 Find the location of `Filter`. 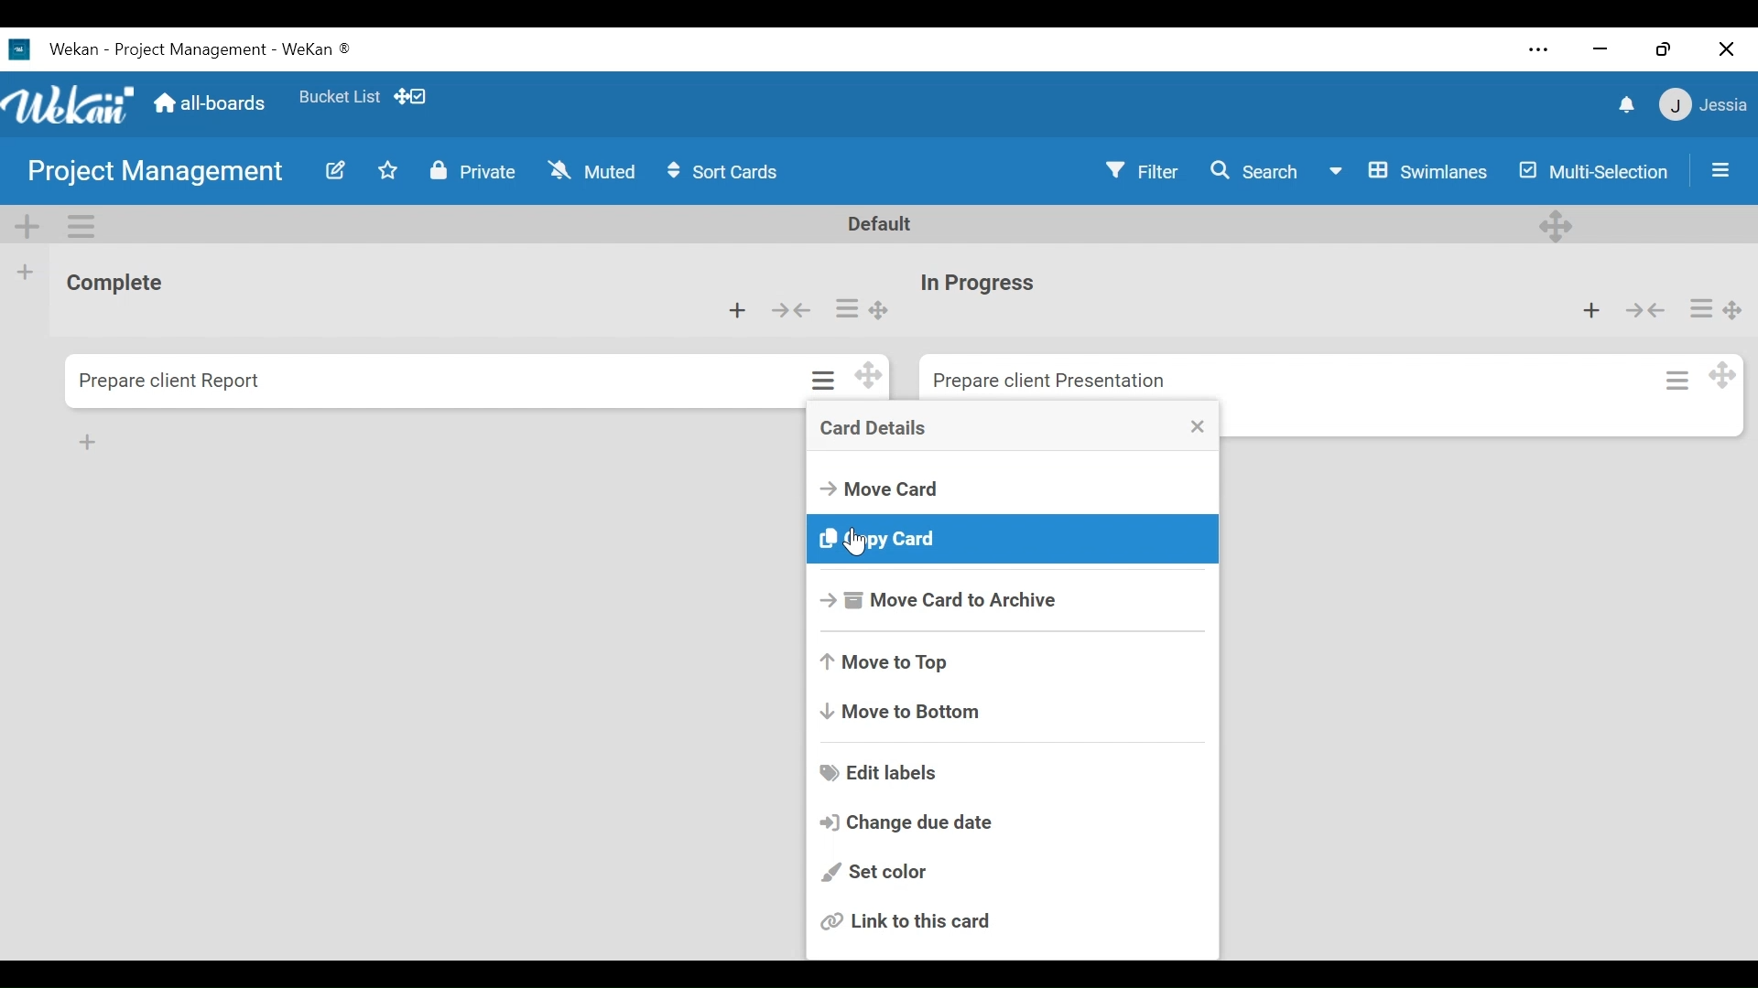

Filter is located at coordinates (1145, 169).